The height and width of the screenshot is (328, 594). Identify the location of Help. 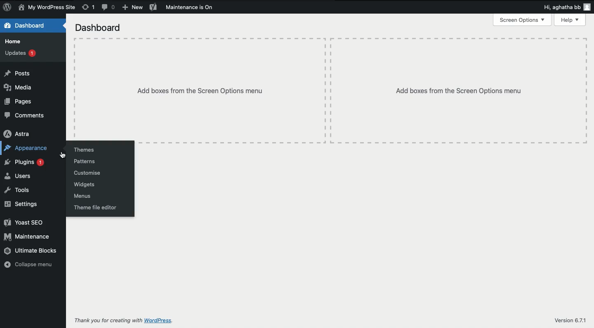
(570, 20).